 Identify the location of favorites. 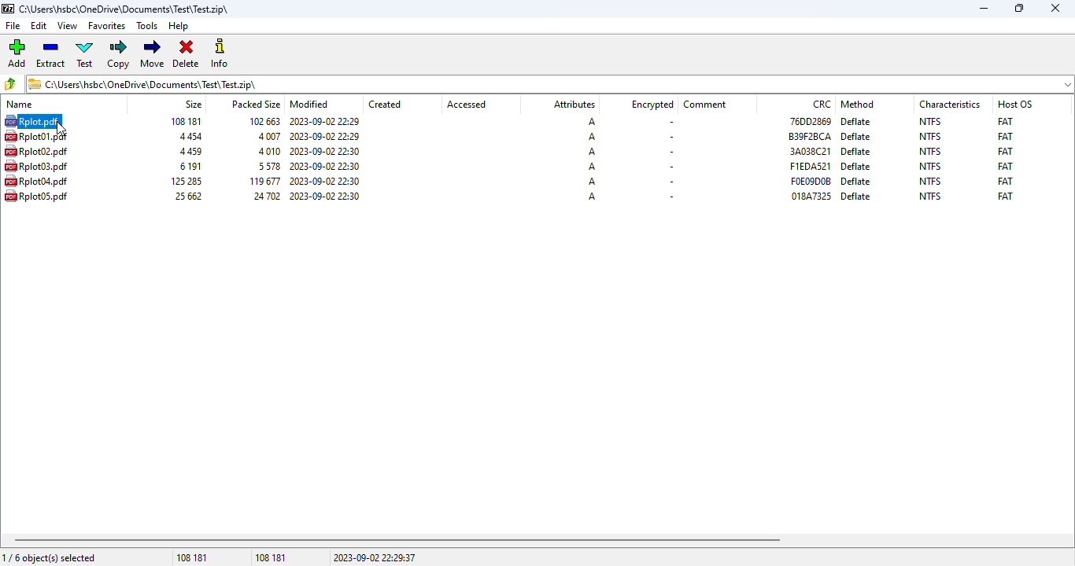
(107, 26).